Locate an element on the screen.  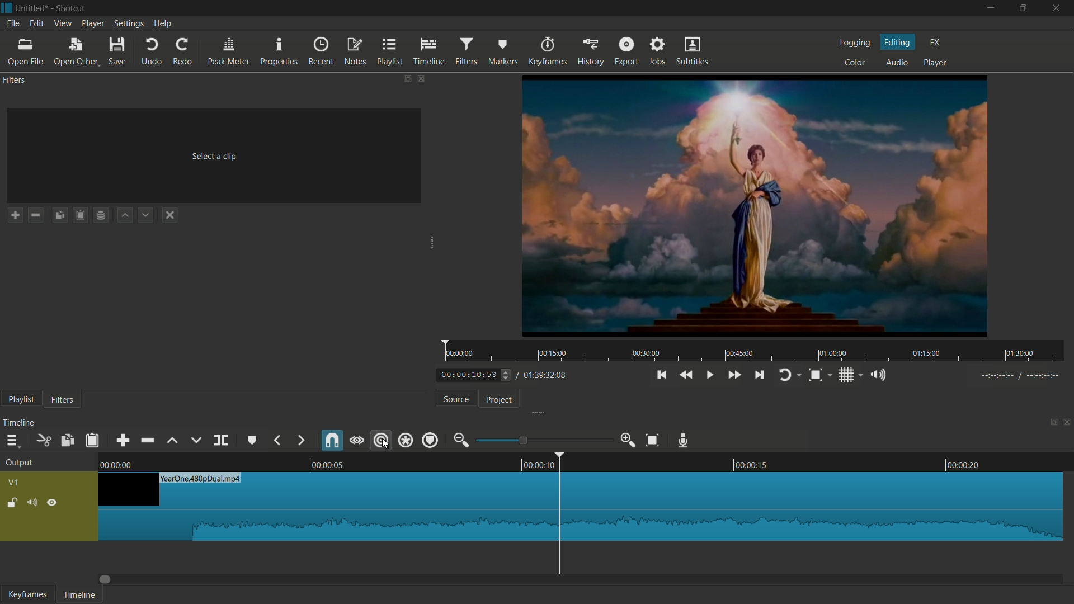
peak meter is located at coordinates (229, 51).